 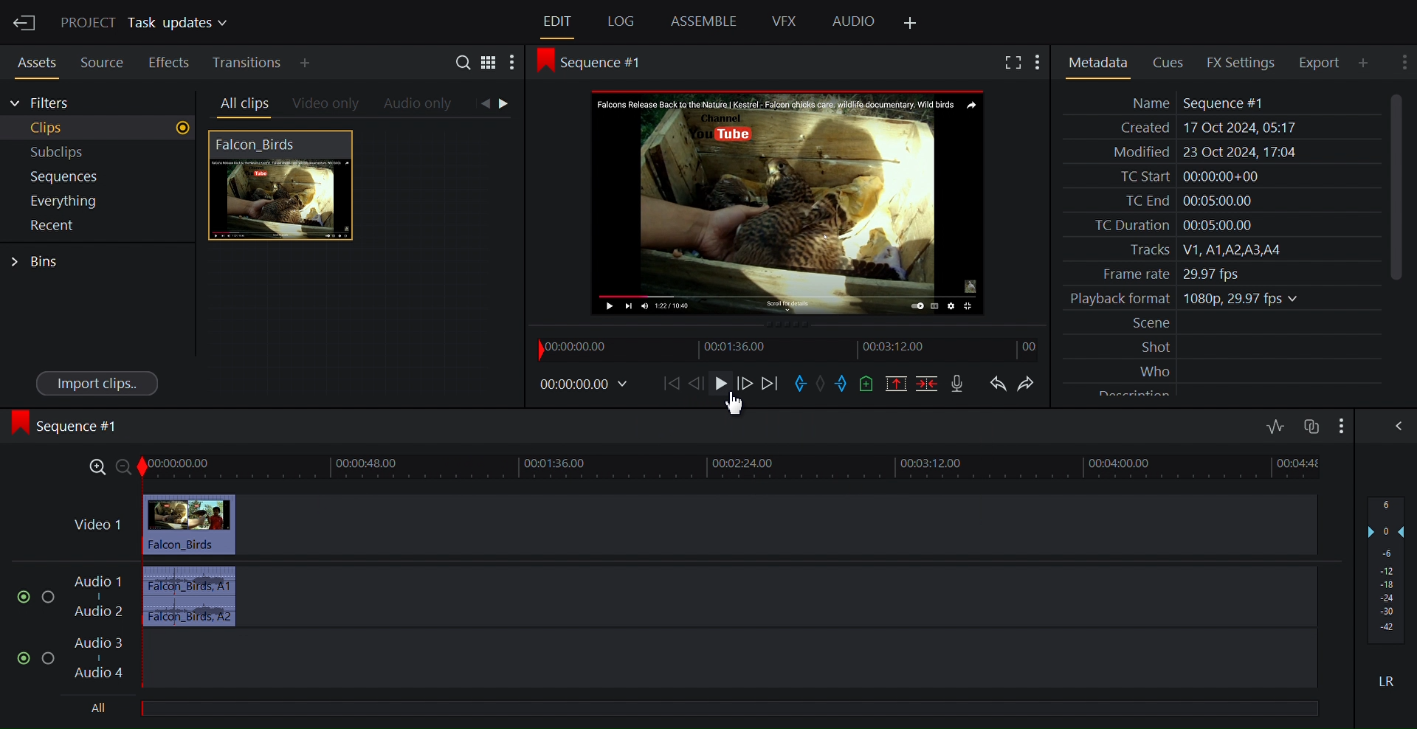 What do you see at coordinates (1310, 426) in the screenshot?
I see `Toggle audio track sync` at bounding box center [1310, 426].